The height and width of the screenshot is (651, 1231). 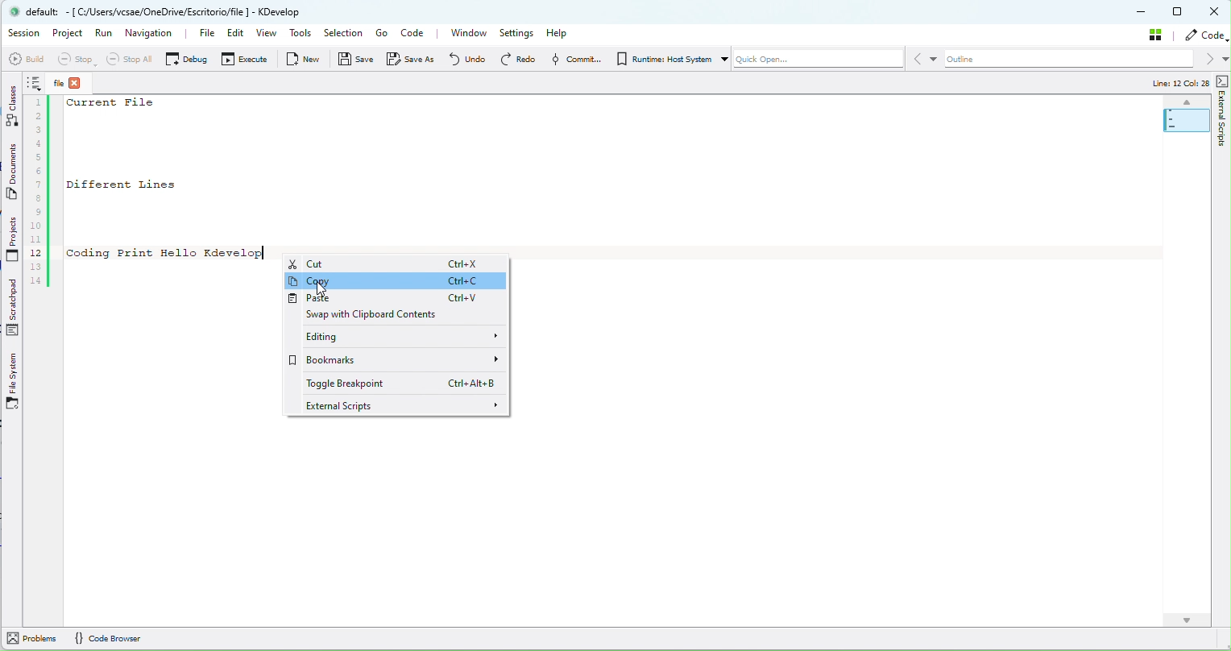 What do you see at coordinates (13, 105) in the screenshot?
I see `Classes` at bounding box center [13, 105].